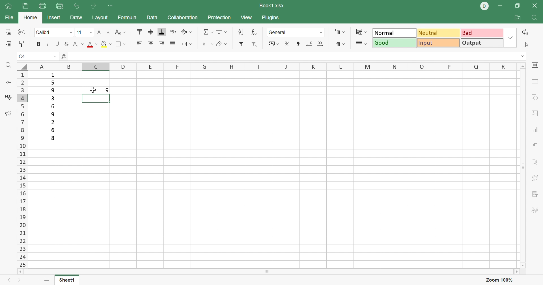 The image size is (543, 285). Describe the element at coordinates (9, 66) in the screenshot. I see `Find` at that location.